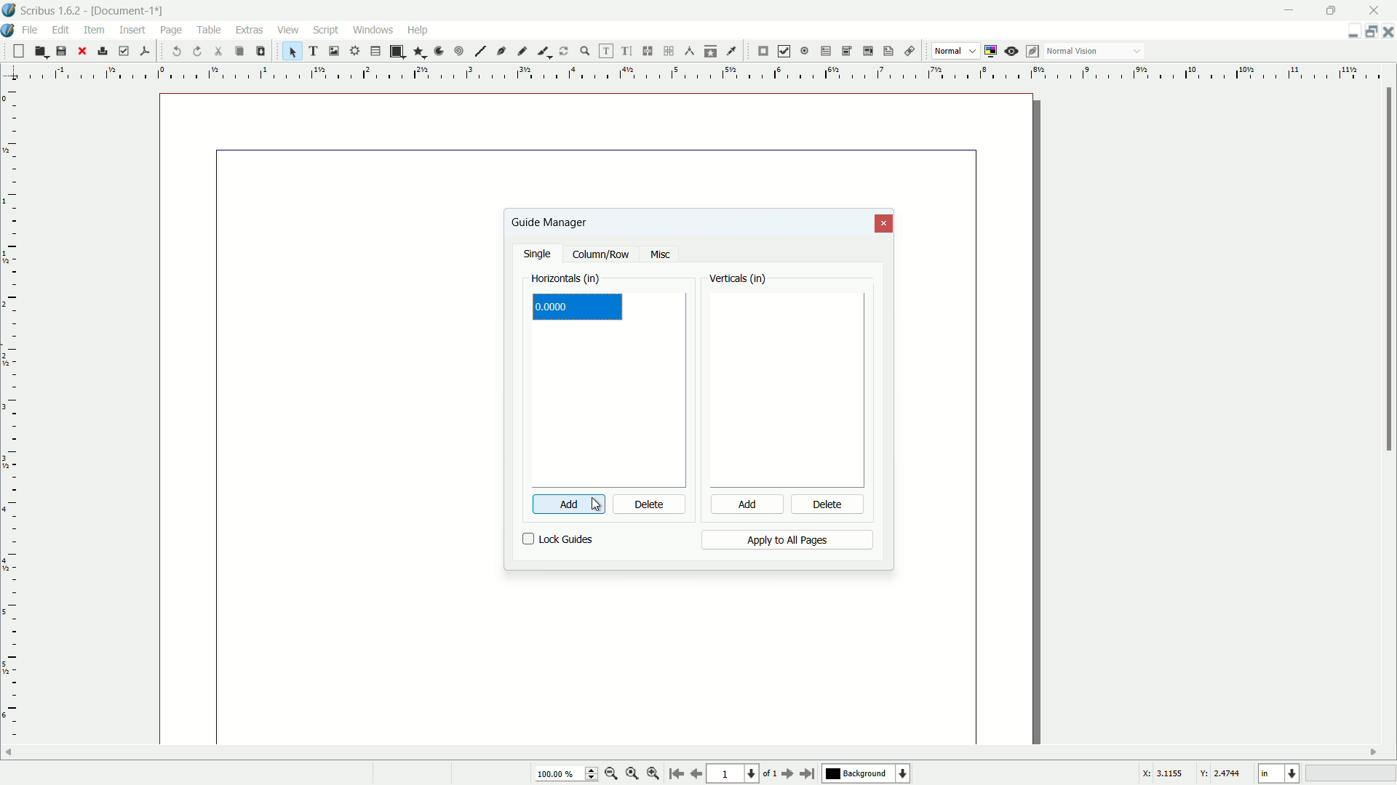 The image size is (1397, 785). I want to click on copy, so click(239, 52).